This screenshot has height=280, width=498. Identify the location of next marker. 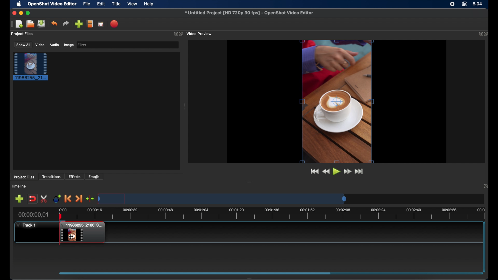
(79, 199).